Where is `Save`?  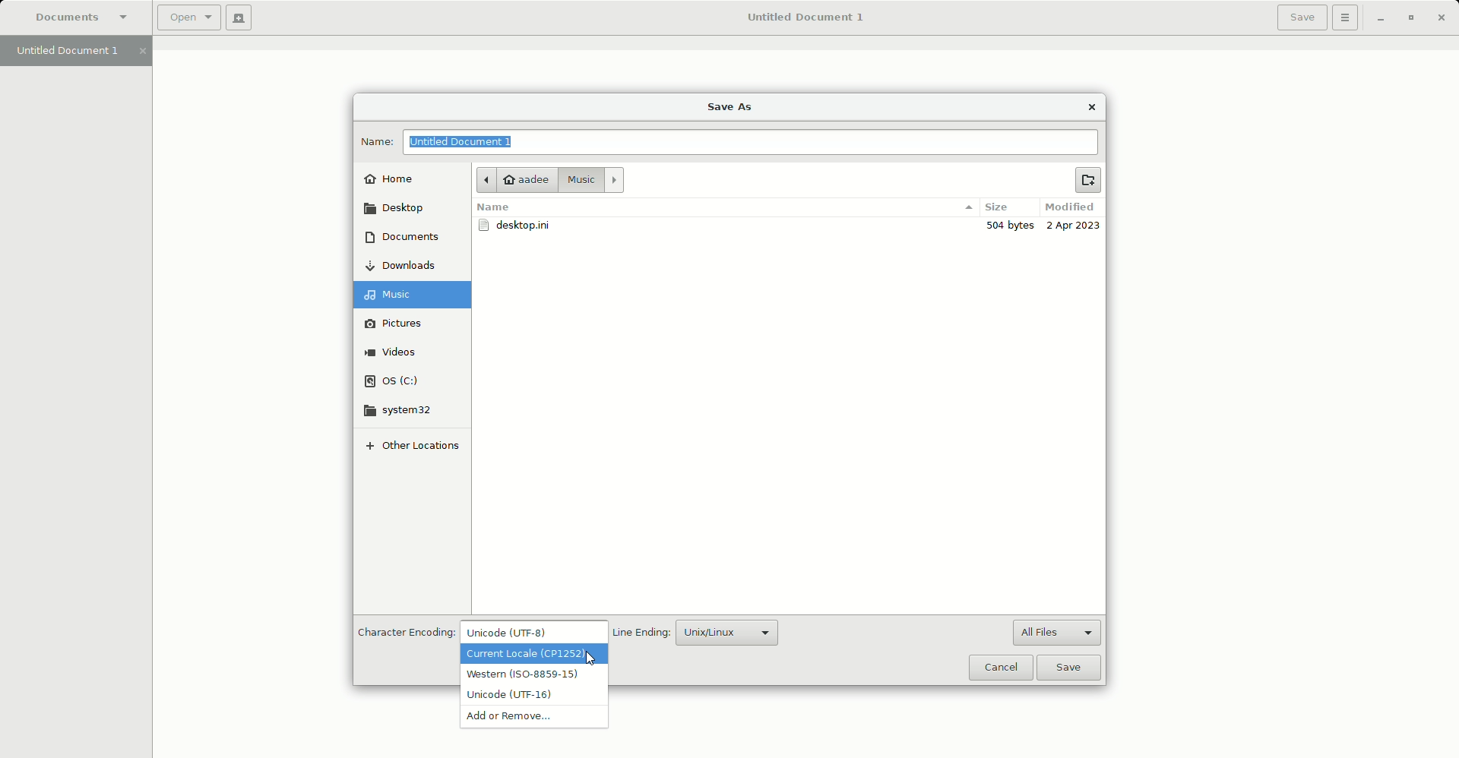
Save is located at coordinates (1068, 668).